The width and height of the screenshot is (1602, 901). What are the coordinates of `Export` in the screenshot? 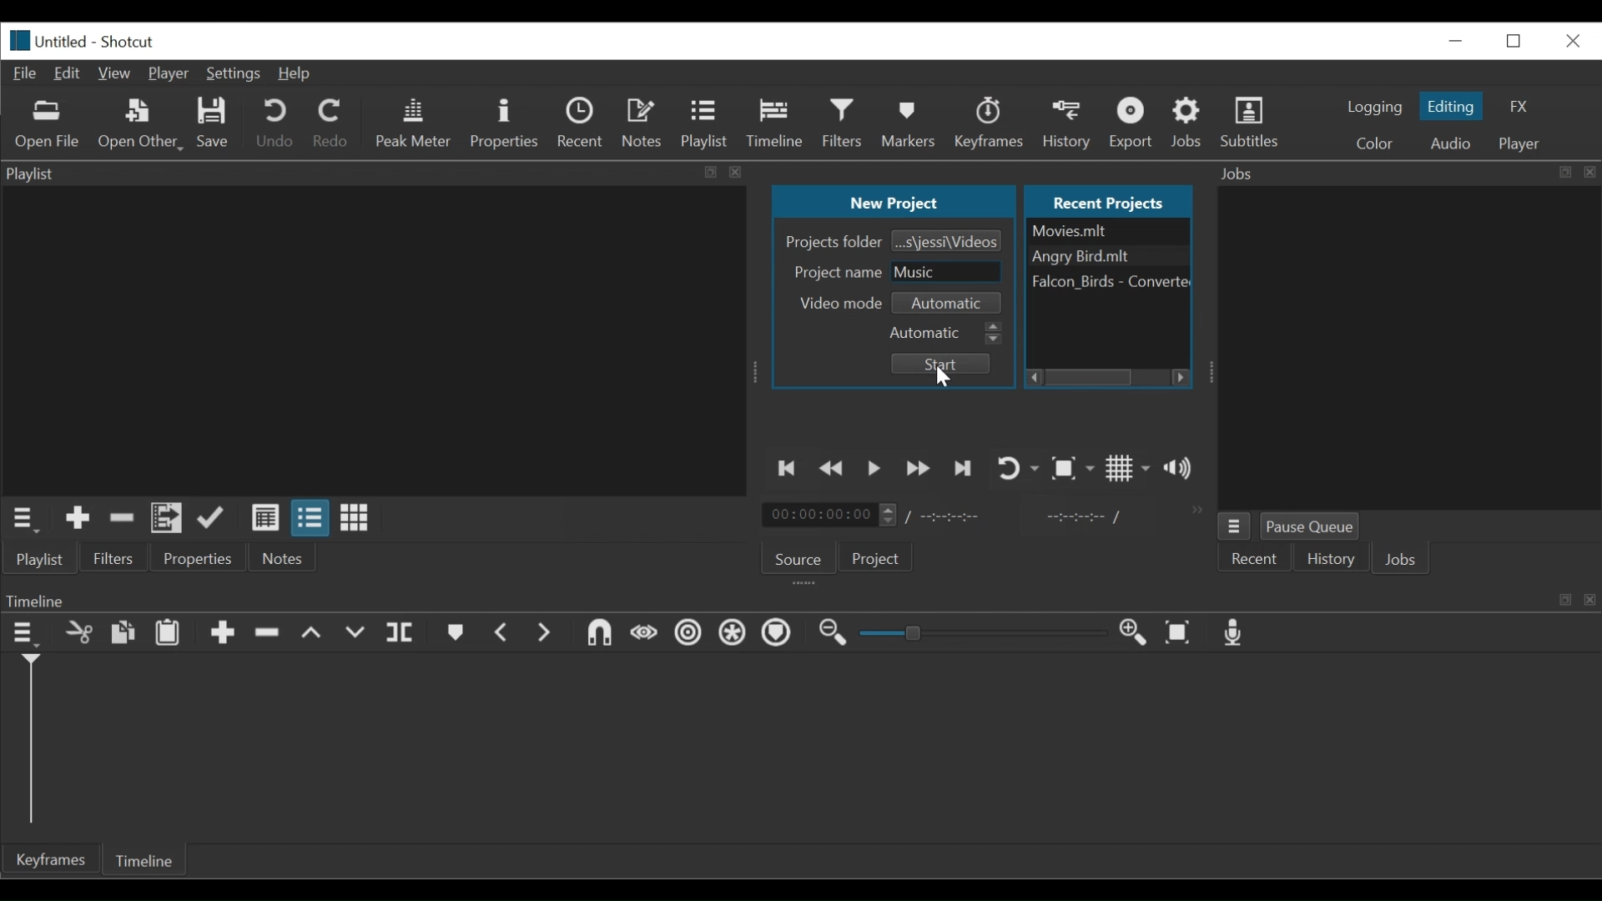 It's located at (1131, 123).